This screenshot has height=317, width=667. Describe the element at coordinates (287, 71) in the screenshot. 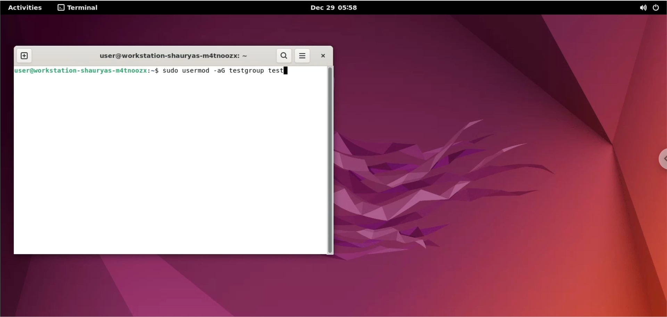

I see `Typing cursor` at that location.